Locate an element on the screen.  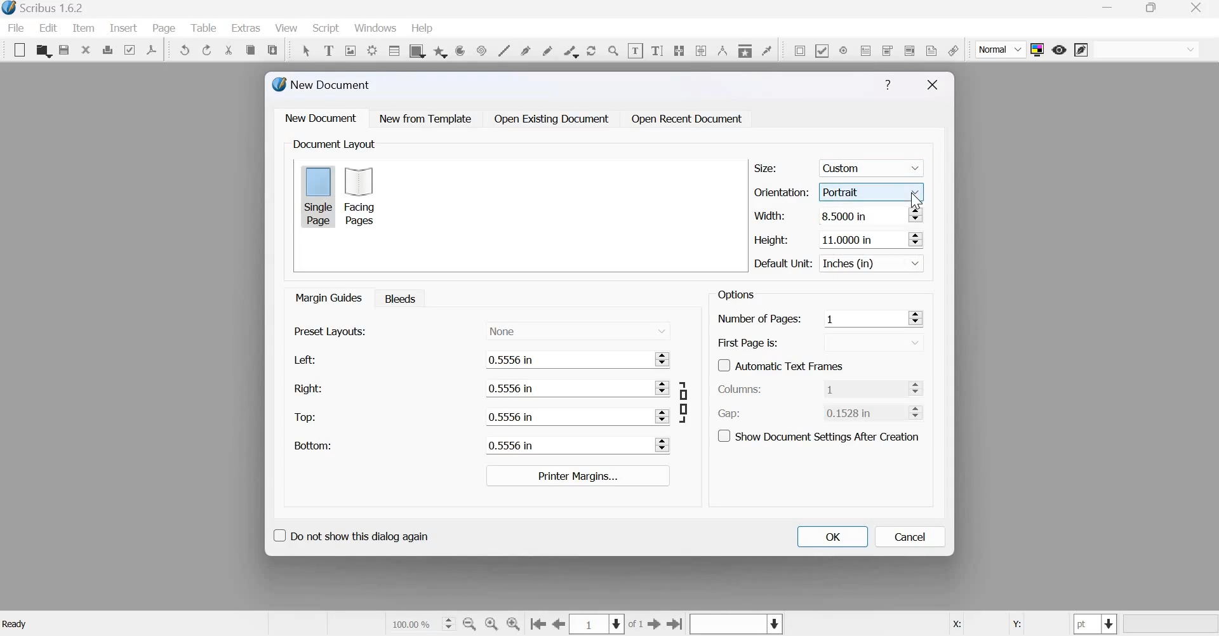
zoom in by the stepping value in Tools preferences is located at coordinates (514, 624).